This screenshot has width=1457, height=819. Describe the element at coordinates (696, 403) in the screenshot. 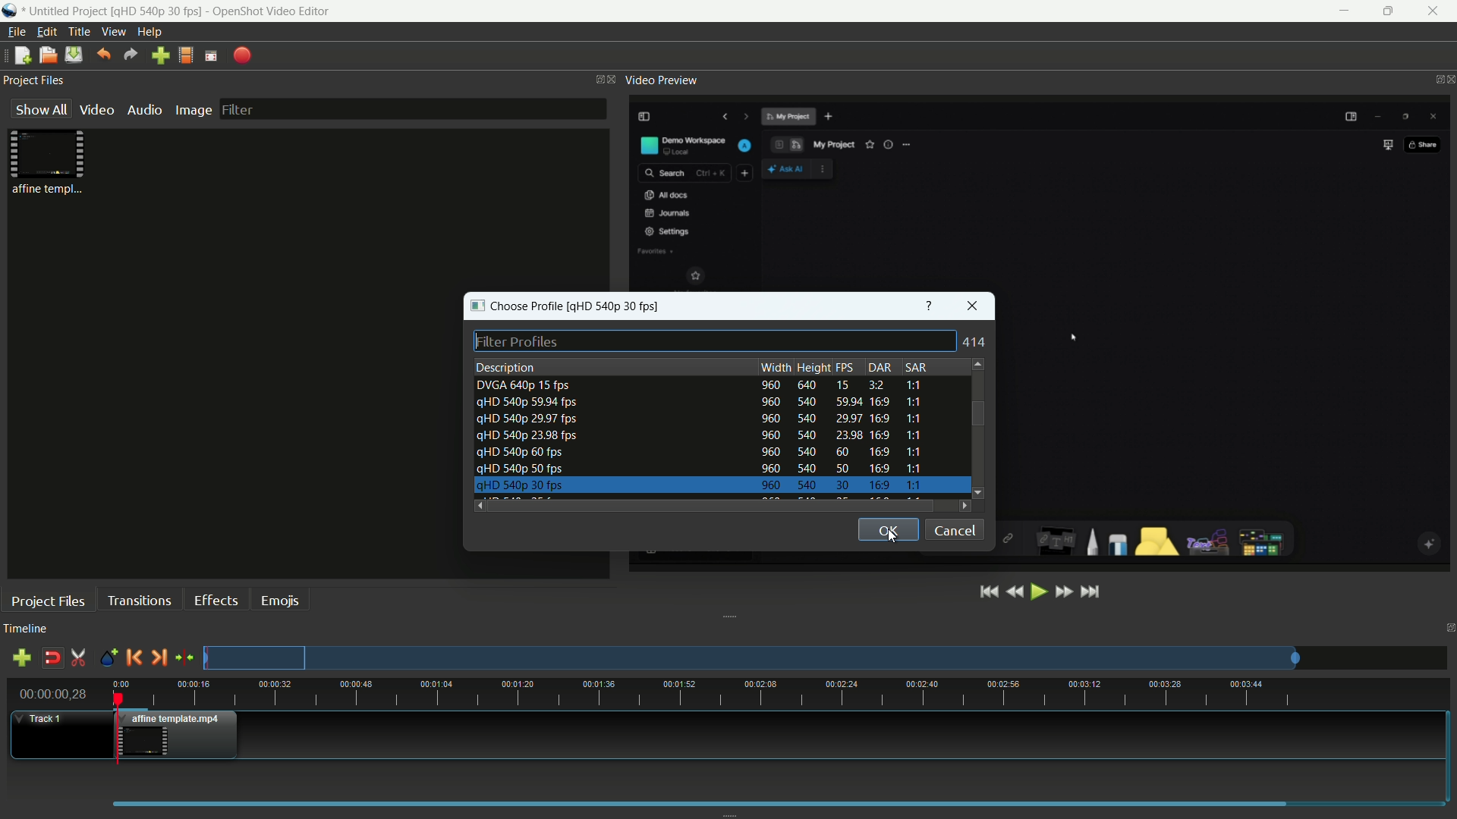

I see `profile-2` at that location.